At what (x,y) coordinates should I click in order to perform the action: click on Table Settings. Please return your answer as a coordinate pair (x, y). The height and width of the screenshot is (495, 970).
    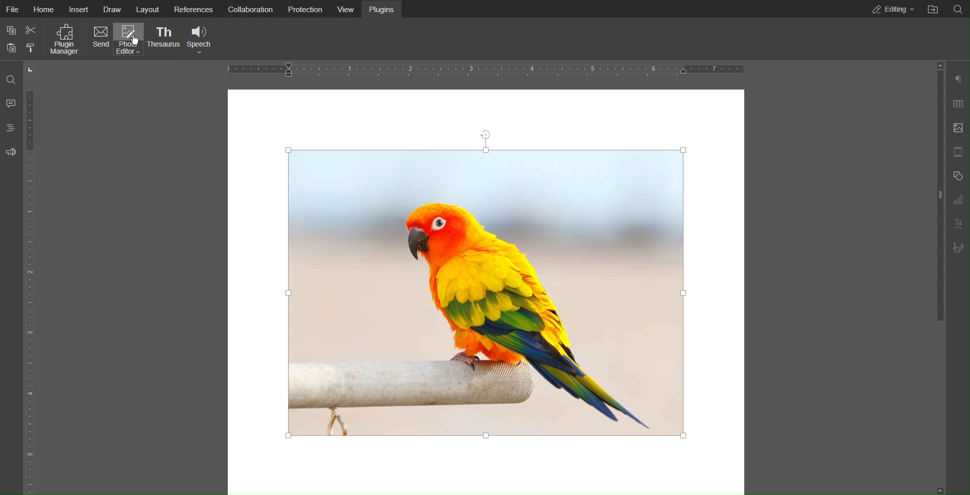
    Looking at the image, I should click on (957, 104).